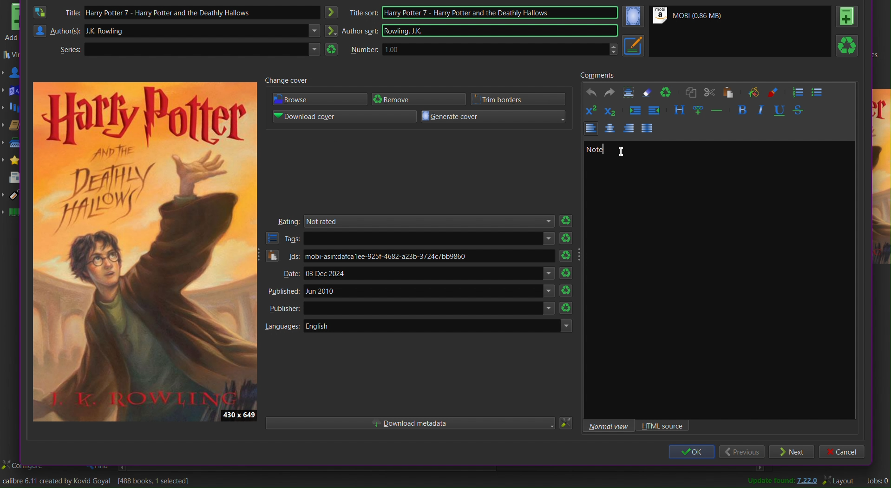  Describe the element at coordinates (775, 92) in the screenshot. I see `Foreground color` at that location.